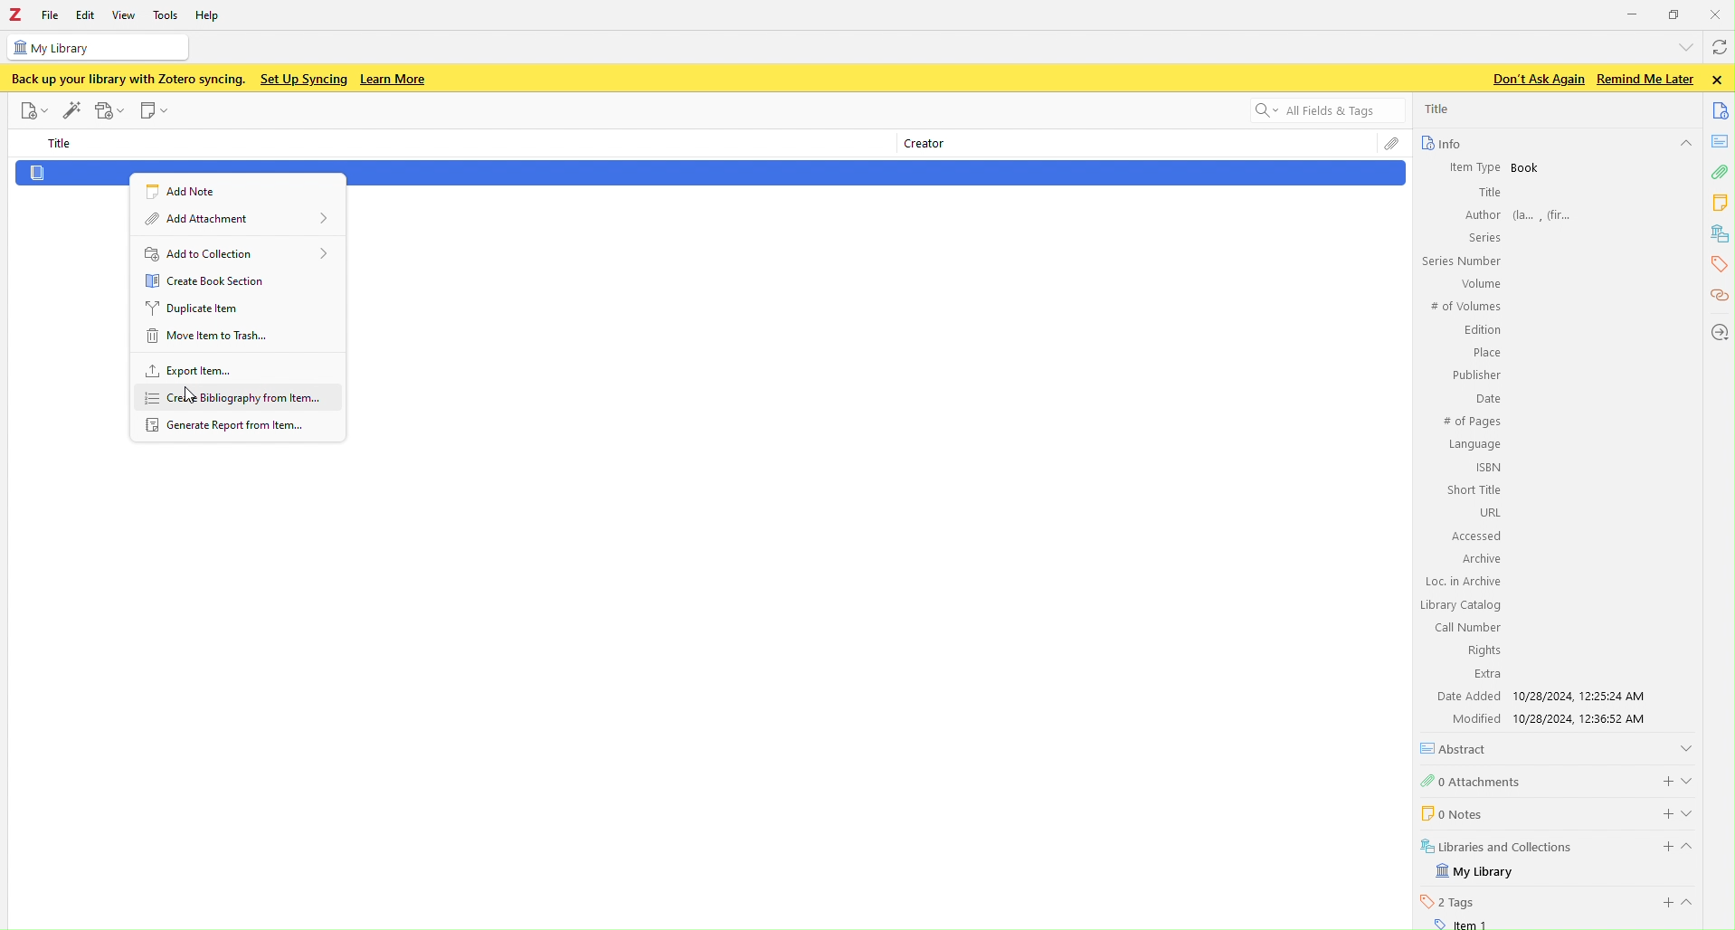 The width and height of the screenshot is (1735, 930). I want to click on ISBN, so click(1489, 467).